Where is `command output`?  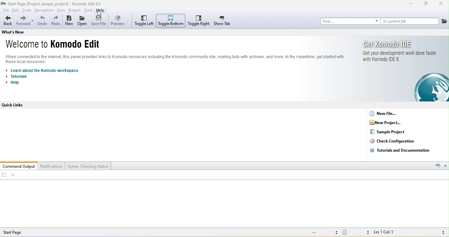 command output is located at coordinates (19, 166).